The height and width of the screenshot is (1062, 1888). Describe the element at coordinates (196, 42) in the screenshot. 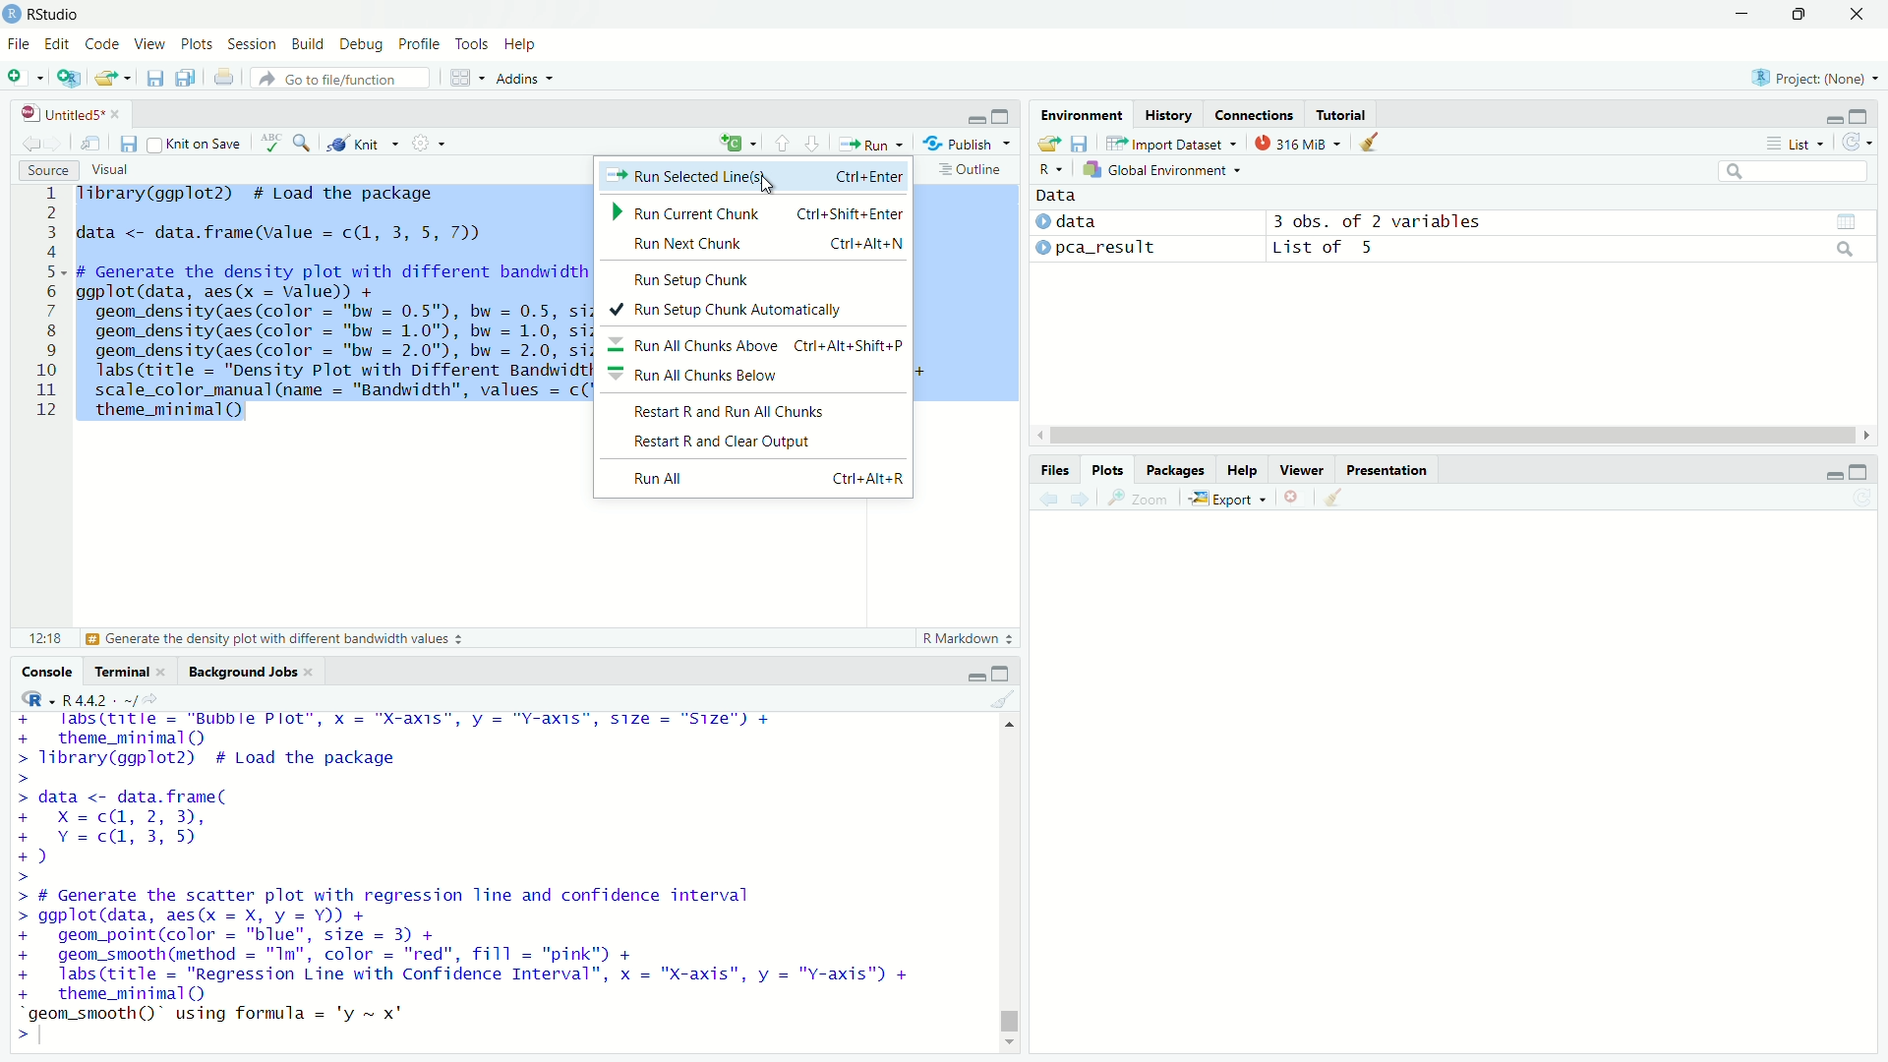

I see `Plots` at that location.